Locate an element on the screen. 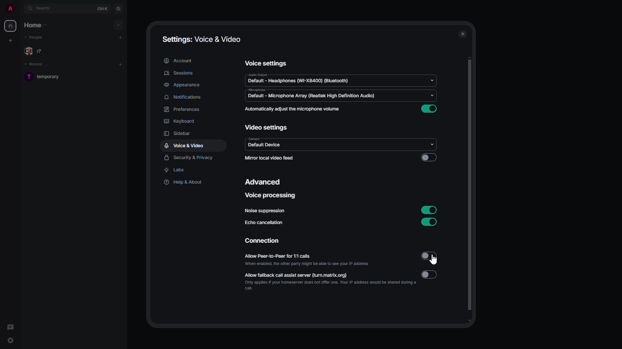  camera default is located at coordinates (266, 143).